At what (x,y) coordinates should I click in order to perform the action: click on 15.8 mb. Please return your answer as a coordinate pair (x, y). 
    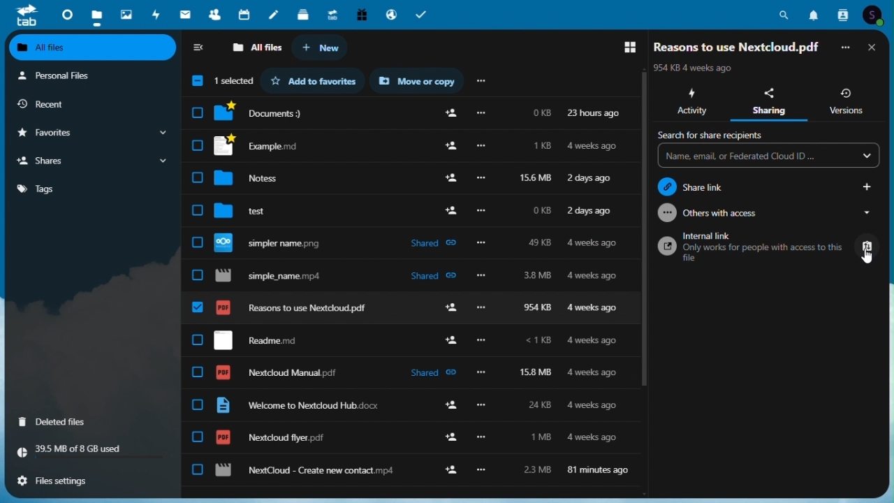
    Looking at the image, I should click on (533, 371).